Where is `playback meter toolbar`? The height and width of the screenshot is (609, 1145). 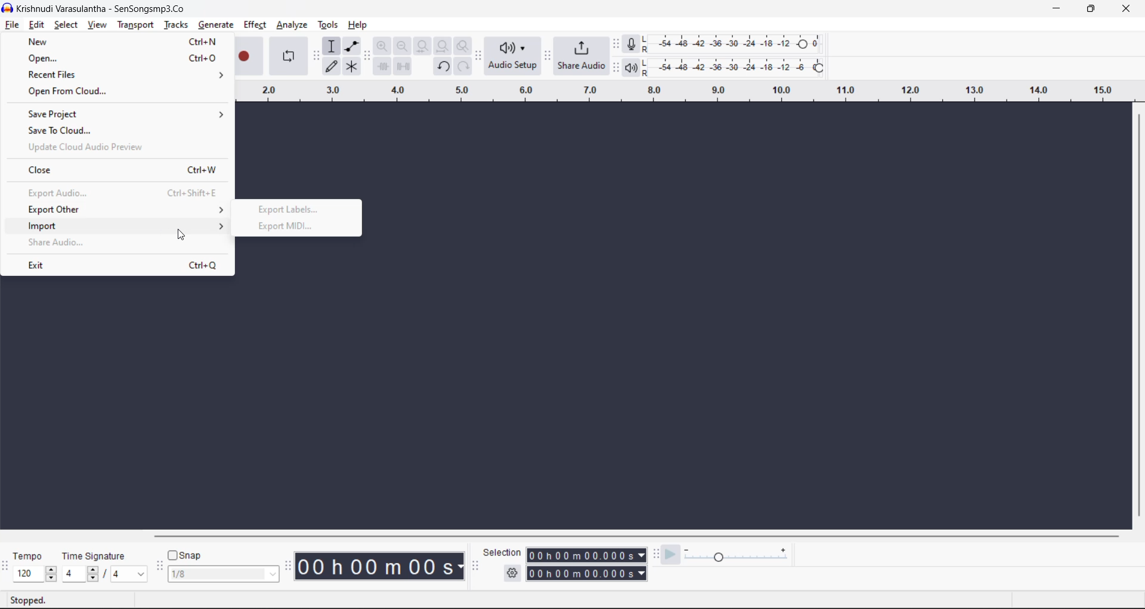 playback meter toolbar is located at coordinates (615, 67).